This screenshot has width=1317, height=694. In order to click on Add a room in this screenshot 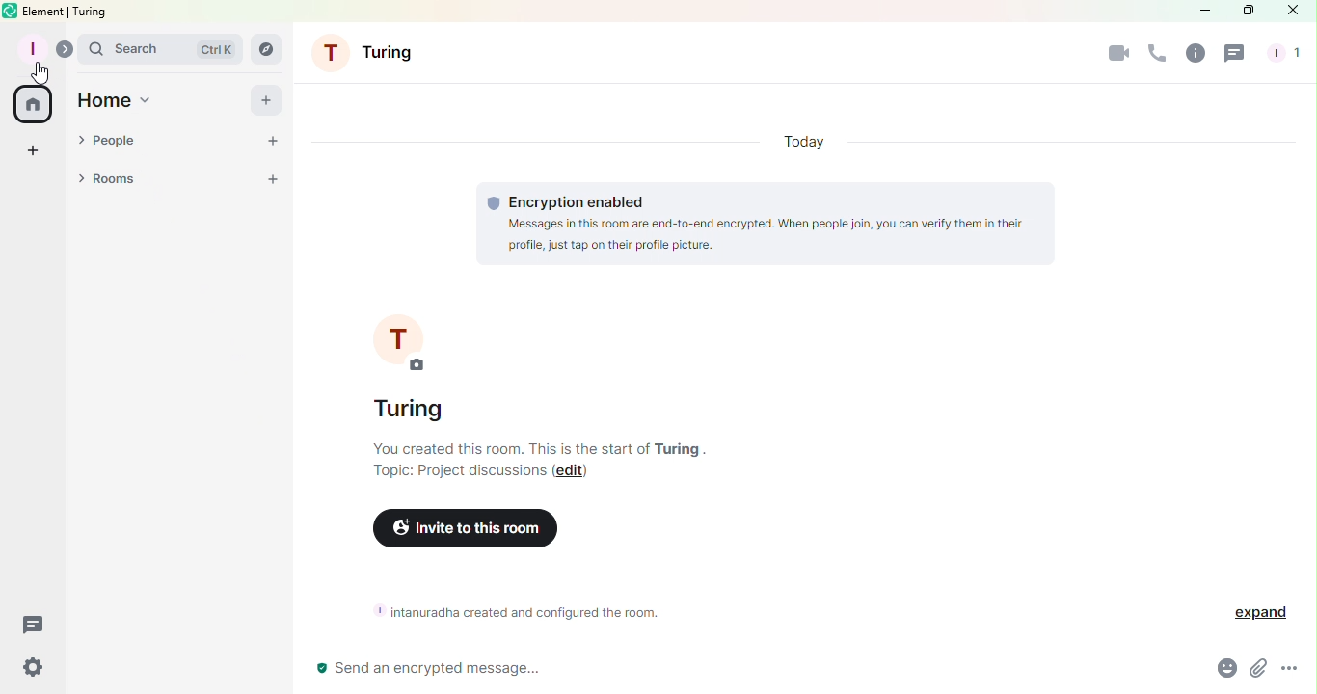, I will do `click(277, 181)`.